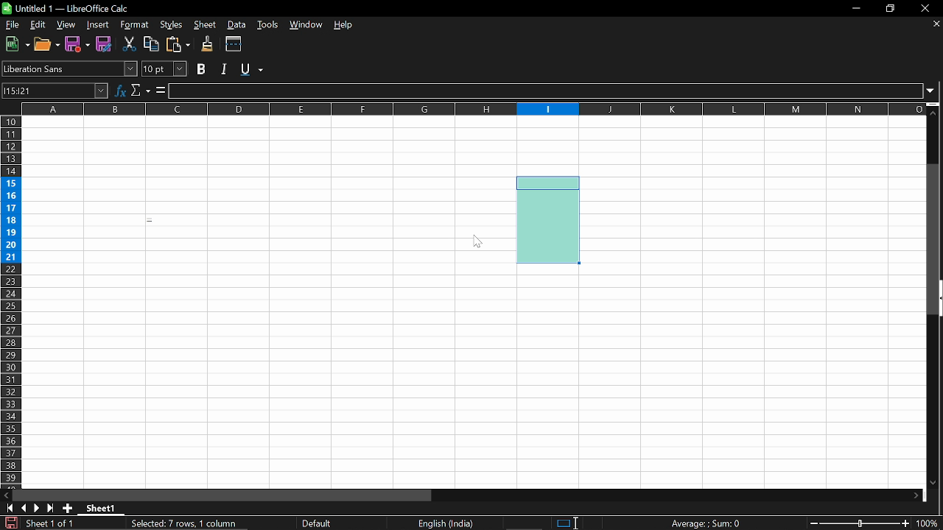 This screenshot has width=943, height=530. Describe the element at coordinates (119, 91) in the screenshot. I see `Function wizard` at that location.